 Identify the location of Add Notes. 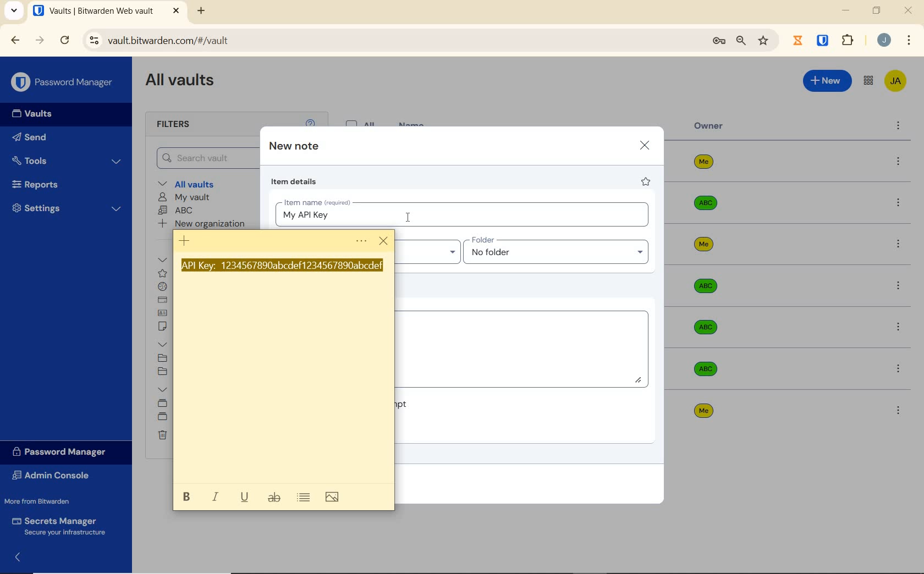
(525, 347).